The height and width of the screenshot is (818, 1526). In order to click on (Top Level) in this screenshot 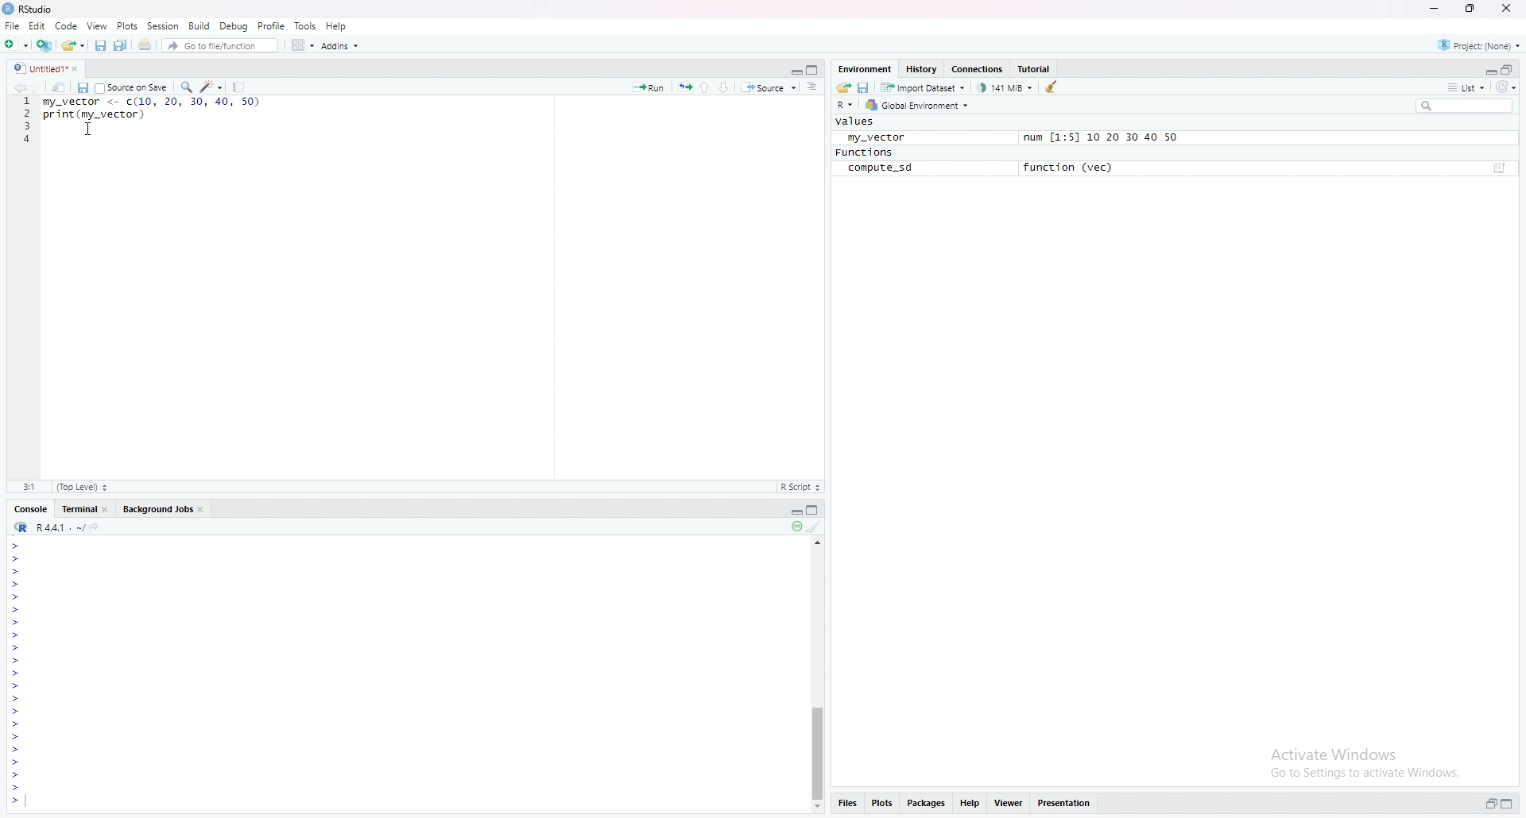, I will do `click(81, 487)`.